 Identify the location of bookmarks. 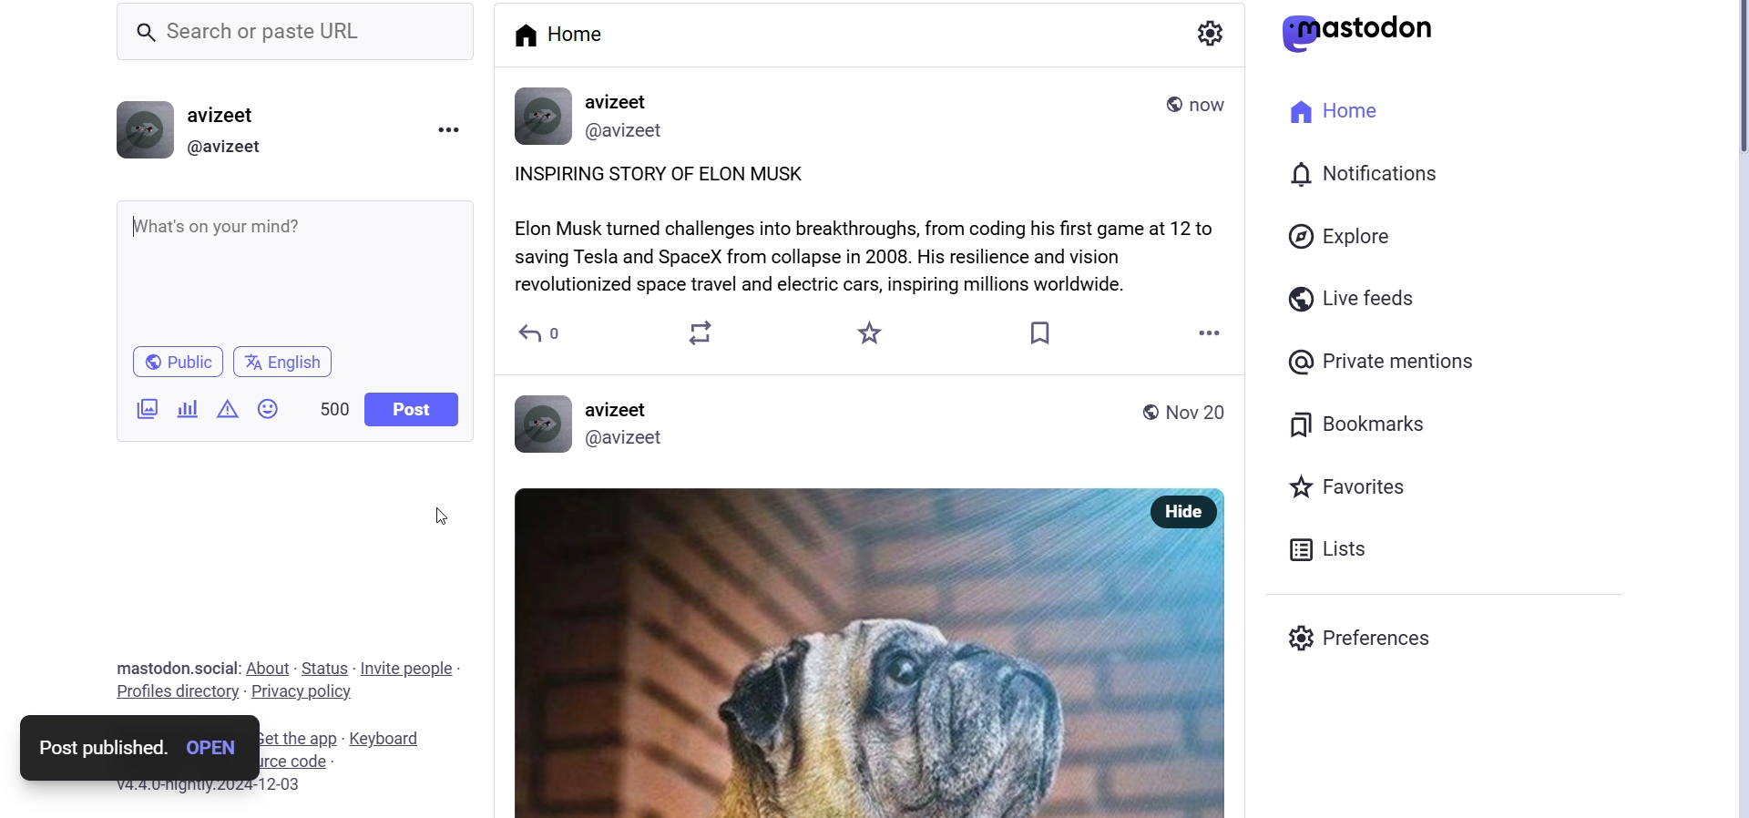
(1364, 421).